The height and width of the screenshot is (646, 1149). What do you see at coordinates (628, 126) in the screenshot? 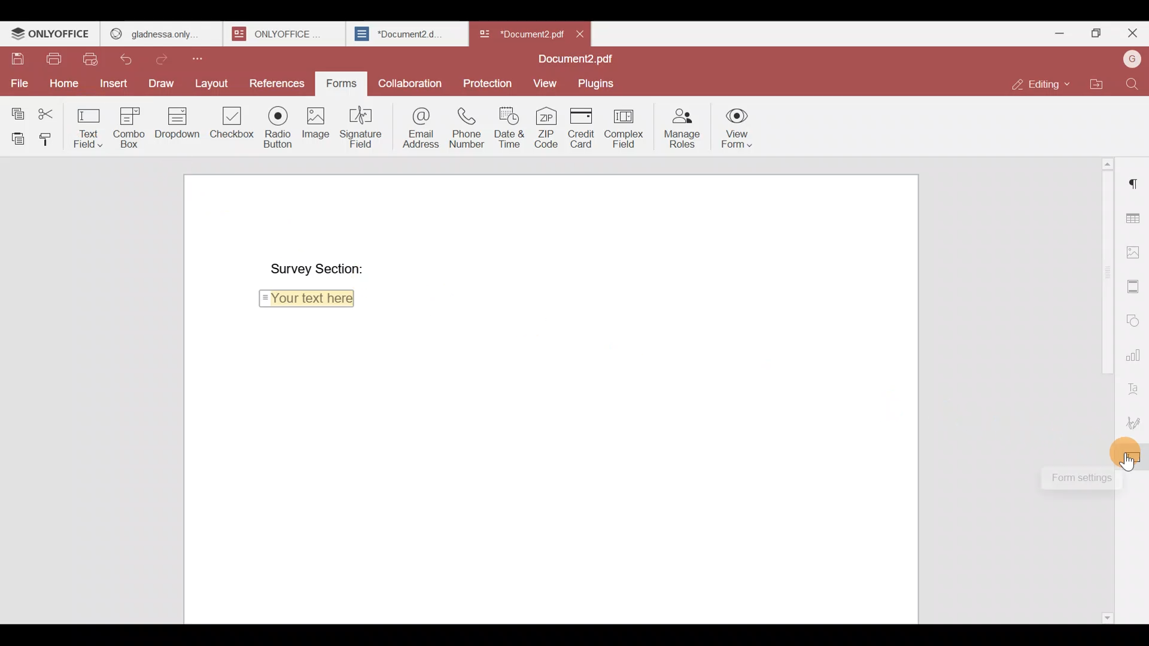
I see `Complex field` at bounding box center [628, 126].